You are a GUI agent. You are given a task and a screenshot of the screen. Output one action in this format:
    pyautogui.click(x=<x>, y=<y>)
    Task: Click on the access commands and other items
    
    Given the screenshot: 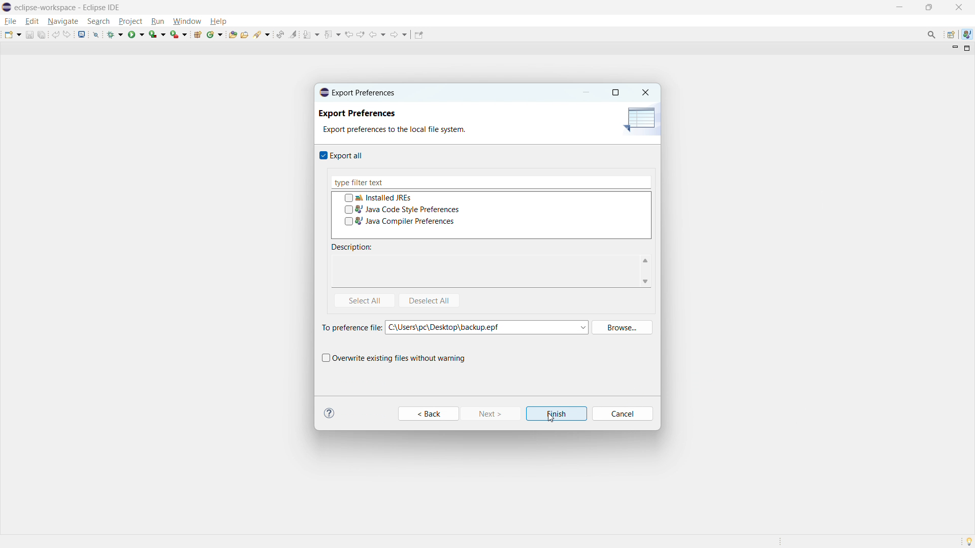 What is the action you would take?
    pyautogui.click(x=932, y=34)
    